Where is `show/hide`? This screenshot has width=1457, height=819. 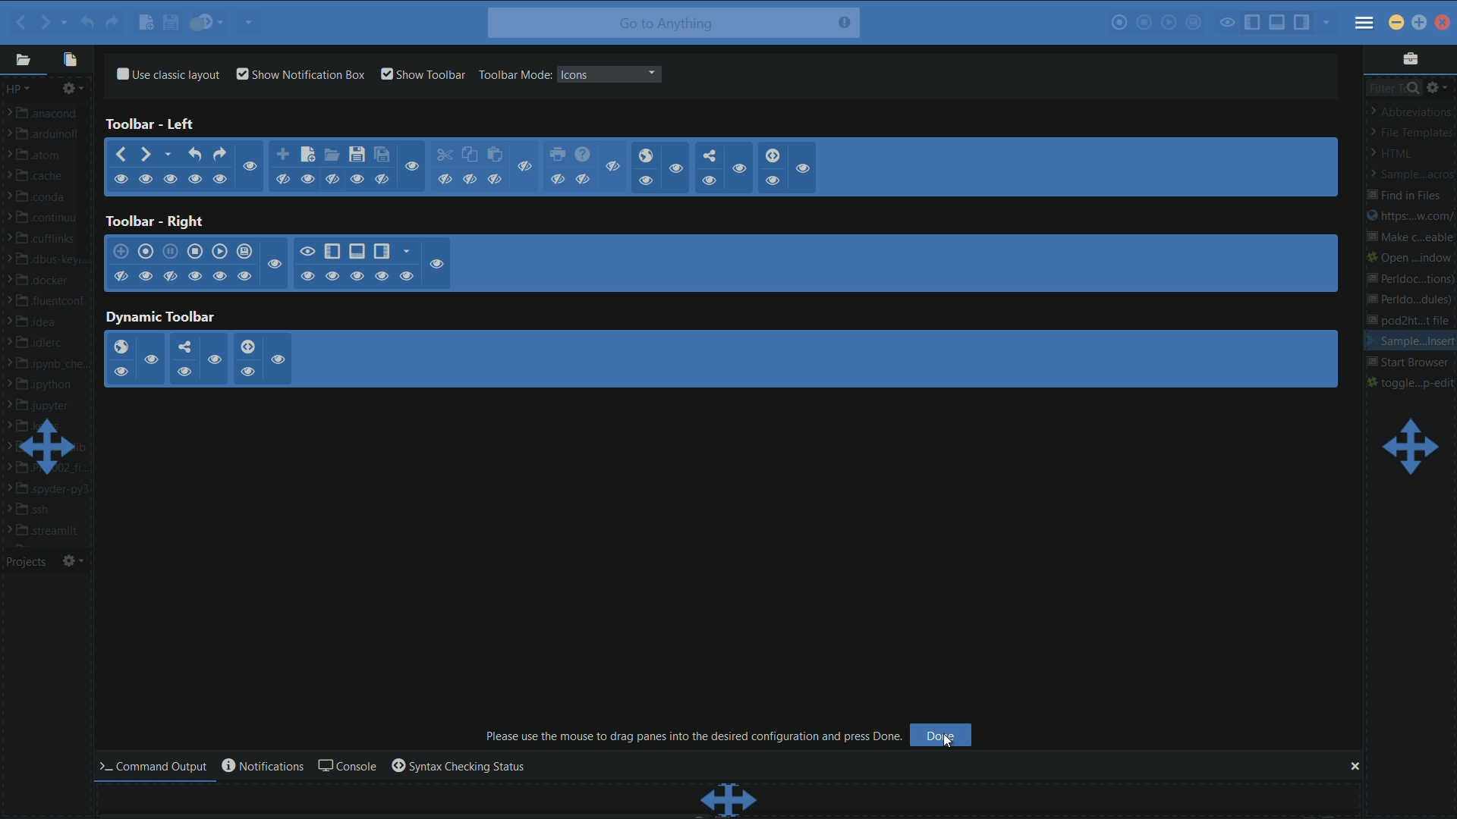
show/hide is located at coordinates (331, 178).